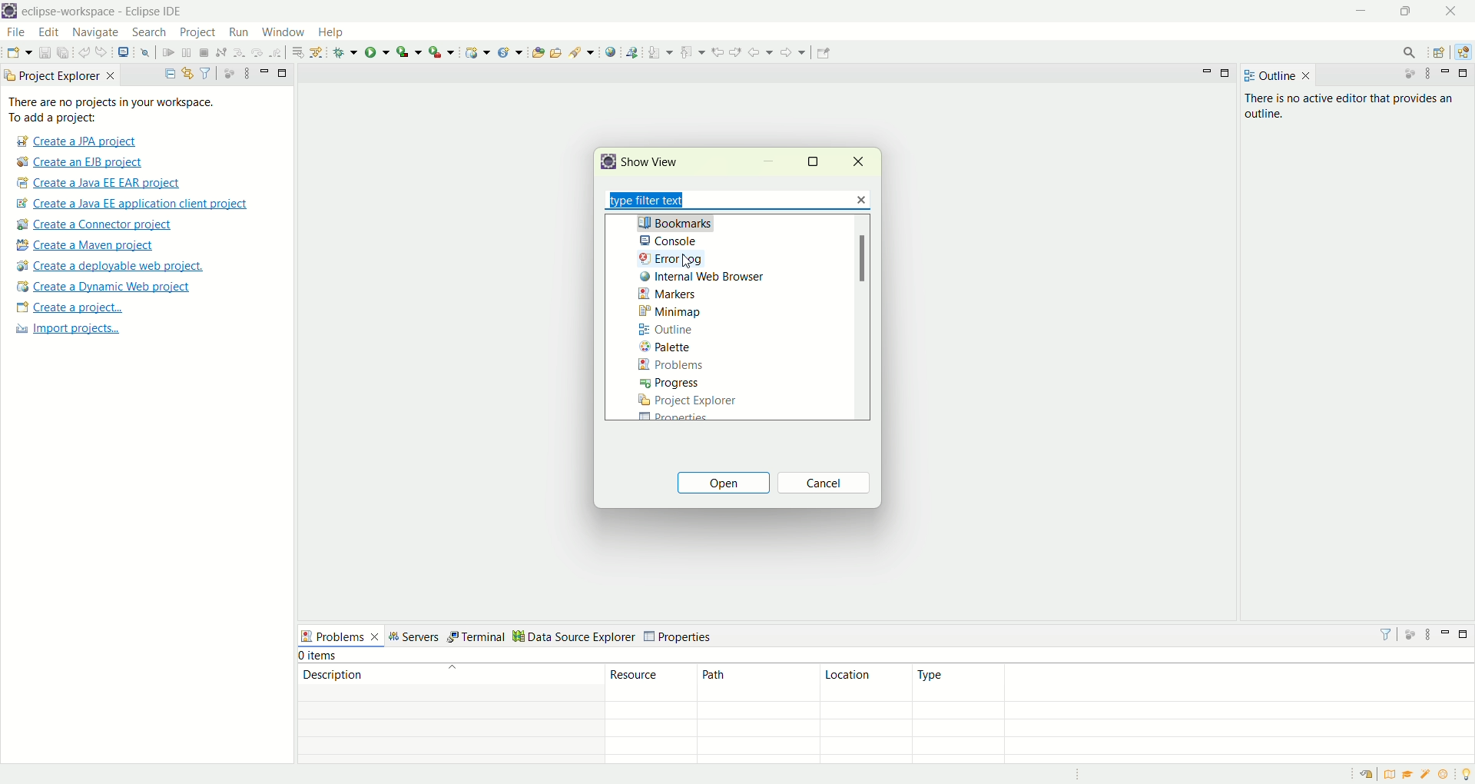 This screenshot has height=784, width=1475. What do you see at coordinates (863, 200) in the screenshot?
I see `close` at bounding box center [863, 200].